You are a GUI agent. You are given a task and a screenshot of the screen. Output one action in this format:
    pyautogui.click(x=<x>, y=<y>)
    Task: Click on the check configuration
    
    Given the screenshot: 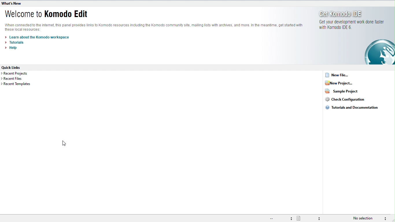 What is the action you would take?
    pyautogui.click(x=353, y=99)
    